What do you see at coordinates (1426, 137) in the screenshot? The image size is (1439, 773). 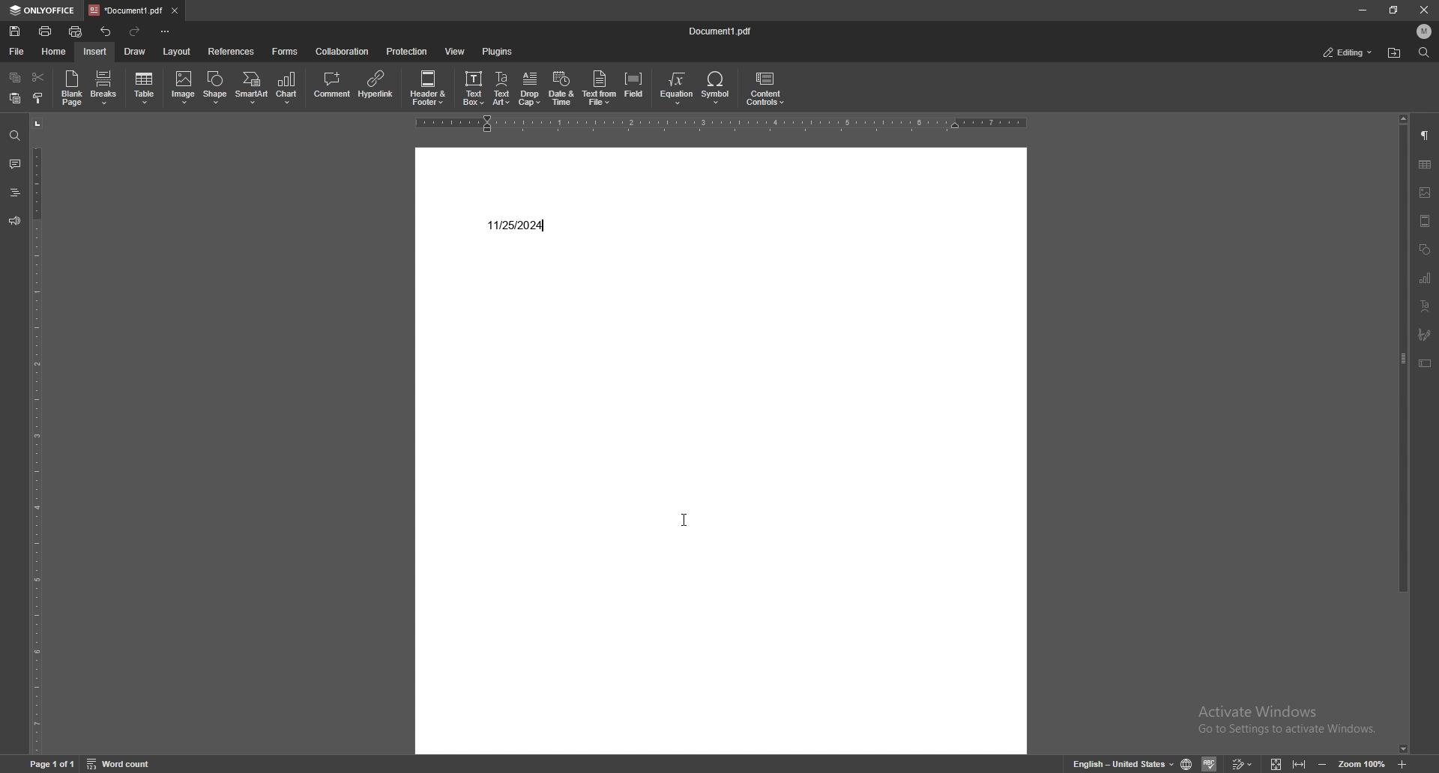 I see `paragraph` at bounding box center [1426, 137].